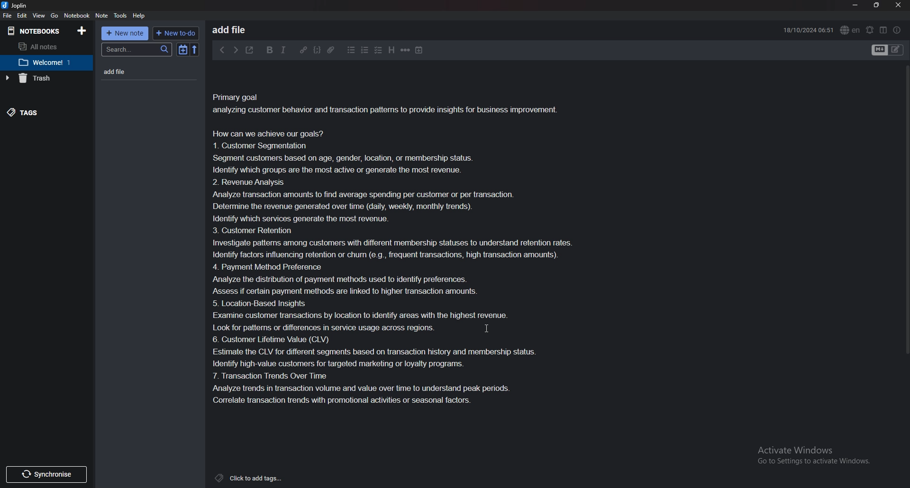 Image resolution: width=910 pixels, height=488 pixels. I want to click on All notes, so click(42, 47).